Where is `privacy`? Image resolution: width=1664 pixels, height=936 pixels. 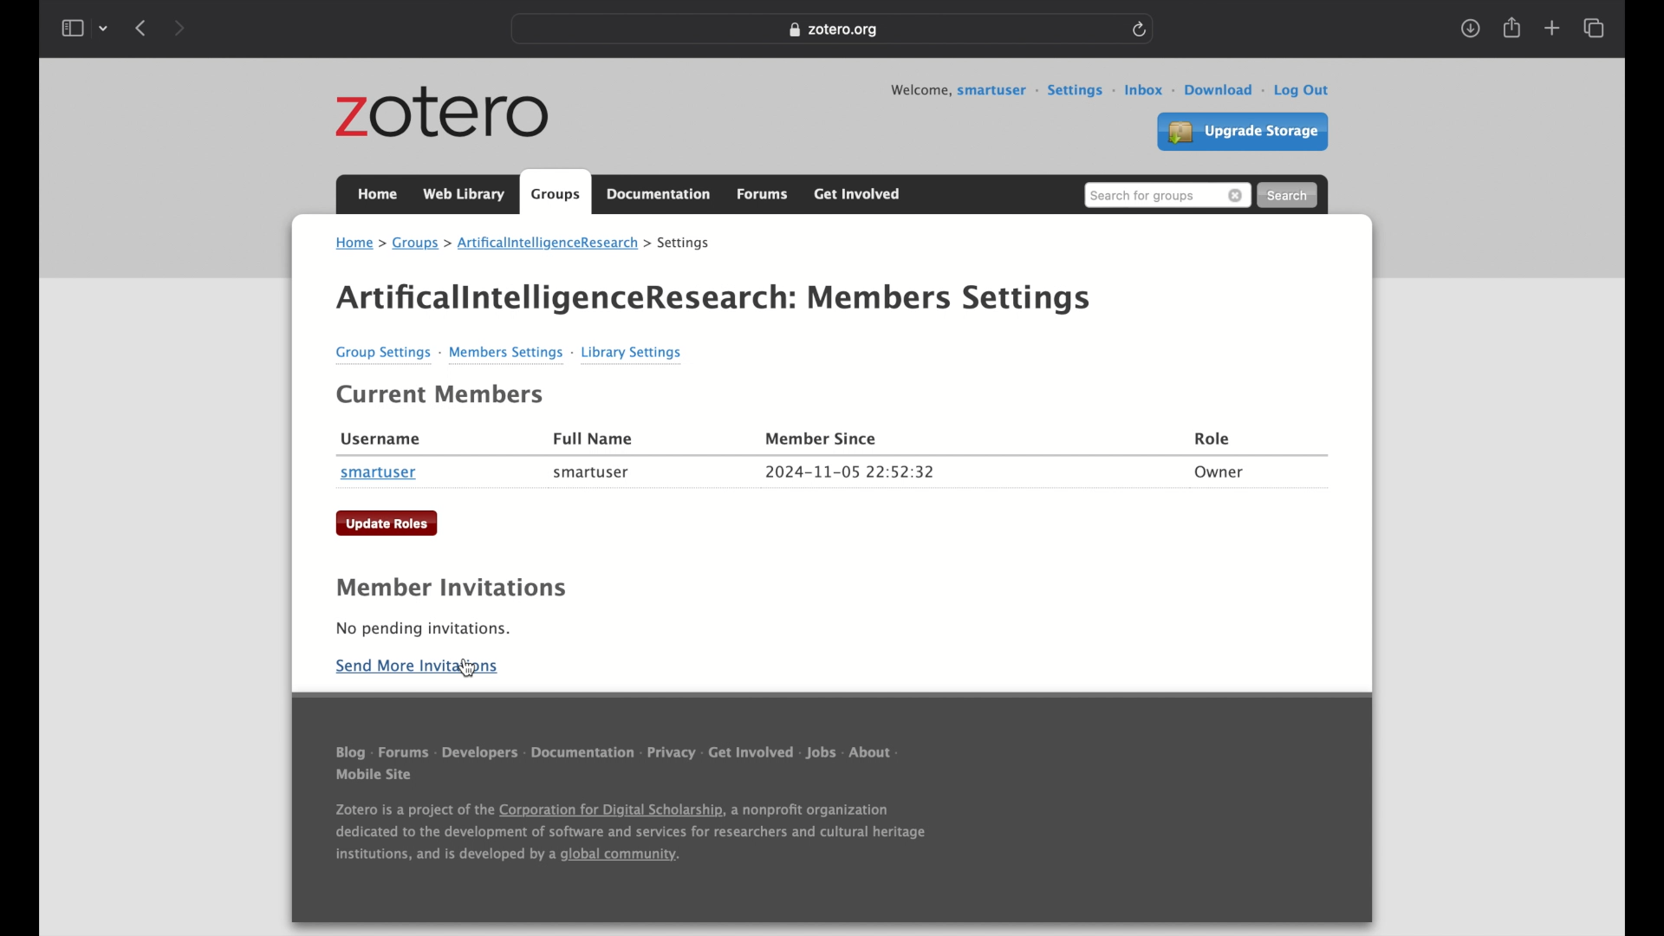 privacy is located at coordinates (672, 752).